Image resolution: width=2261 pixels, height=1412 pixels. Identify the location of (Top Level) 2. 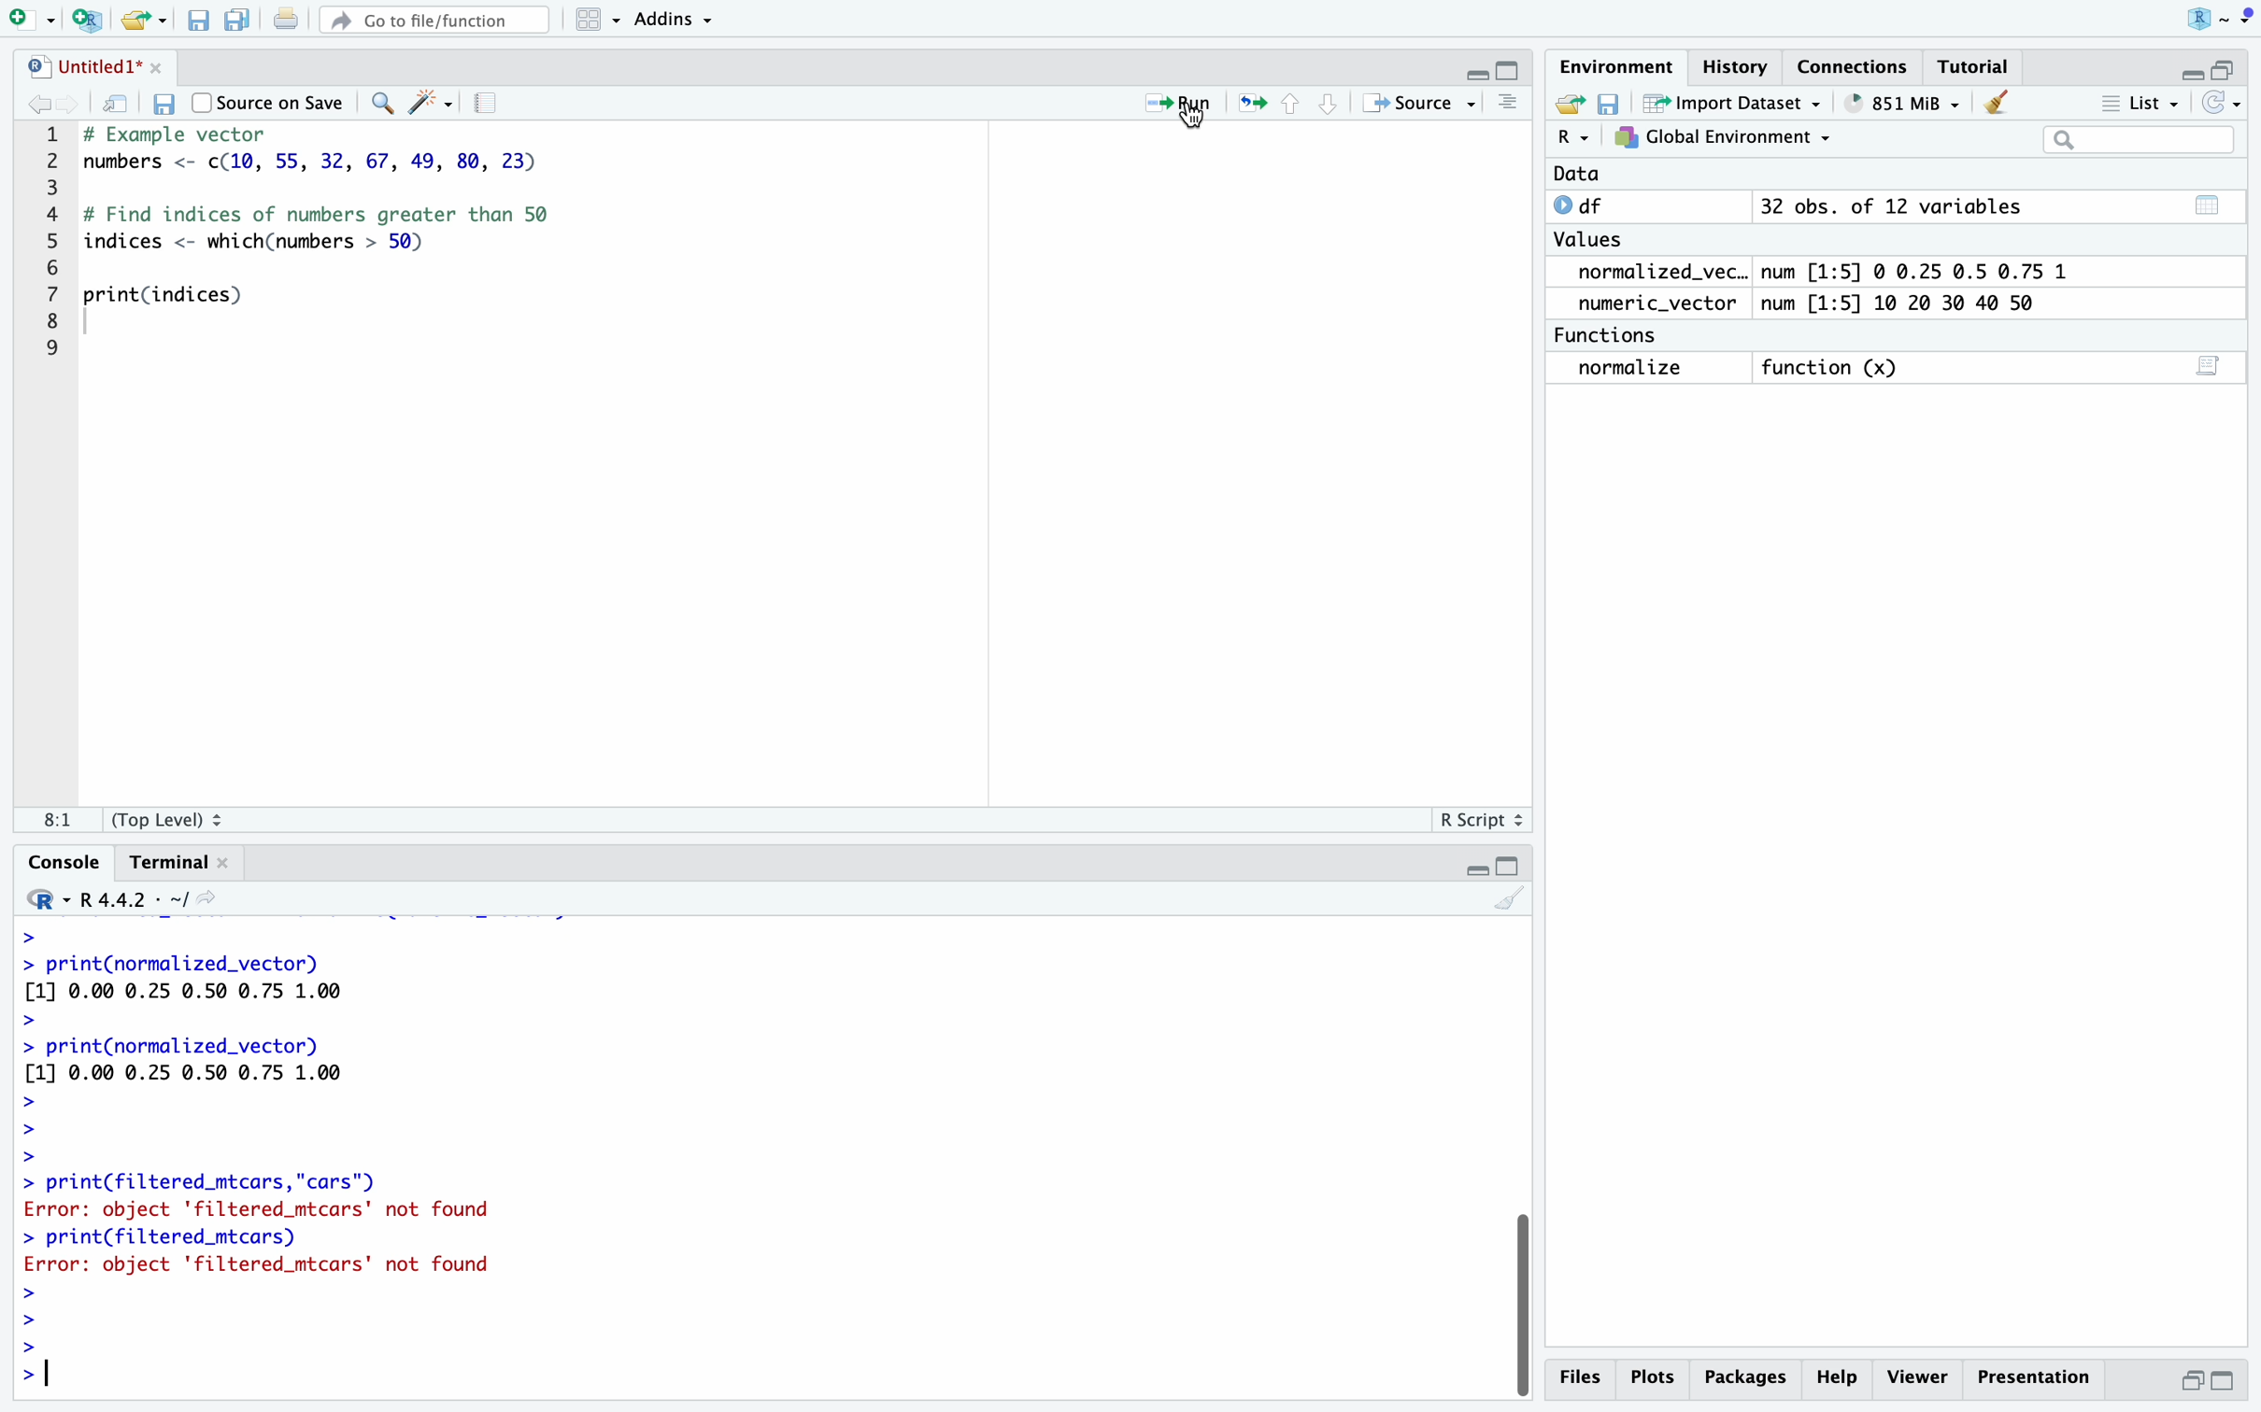
(170, 818).